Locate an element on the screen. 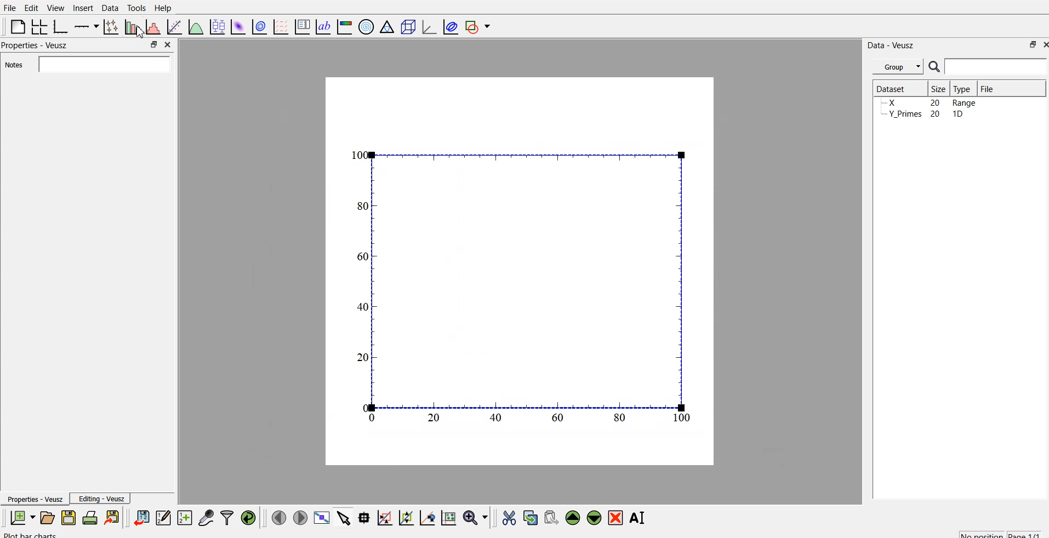 The width and height of the screenshot is (1049, 538). filter data is located at coordinates (227, 516).